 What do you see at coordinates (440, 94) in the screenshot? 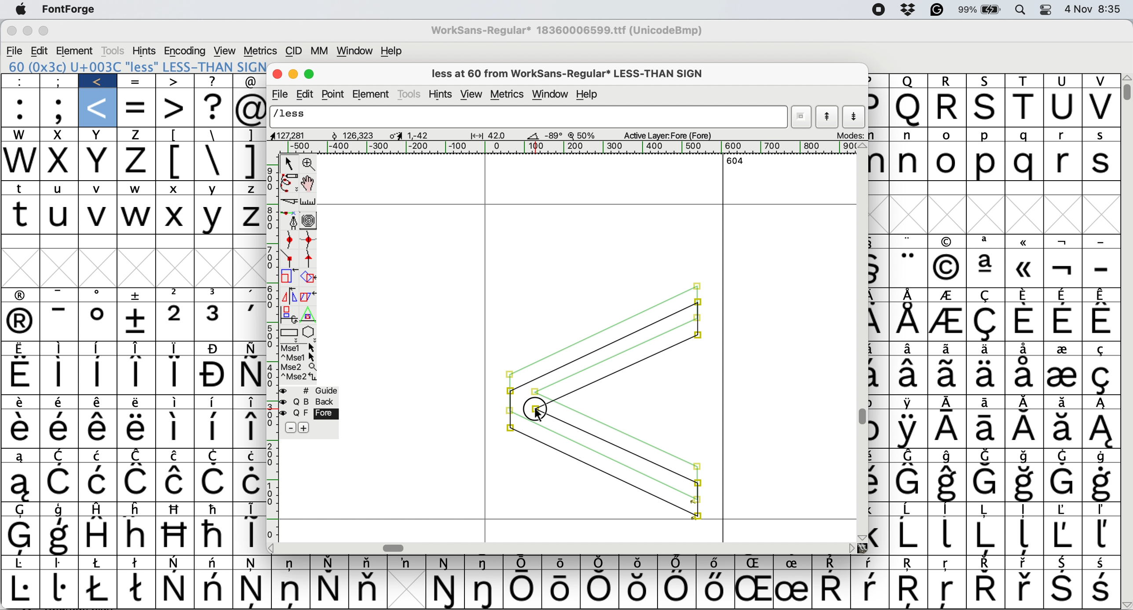
I see `hints` at bounding box center [440, 94].